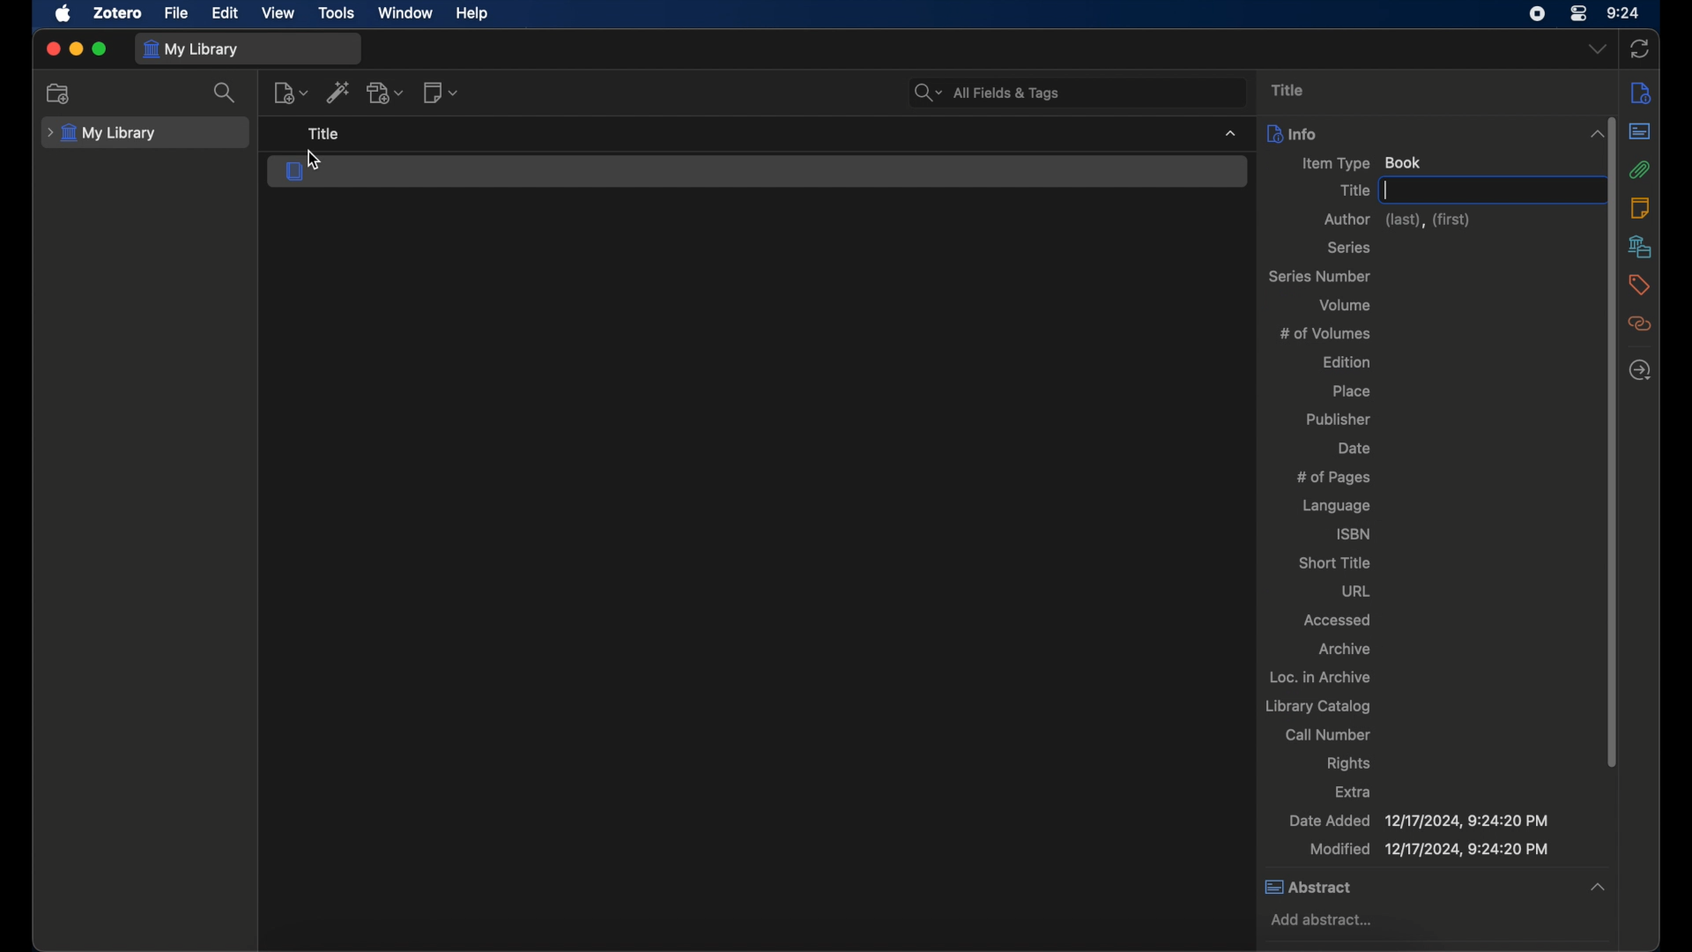 The image size is (1692, 952). Describe the element at coordinates (1308, 886) in the screenshot. I see `abstract` at that location.